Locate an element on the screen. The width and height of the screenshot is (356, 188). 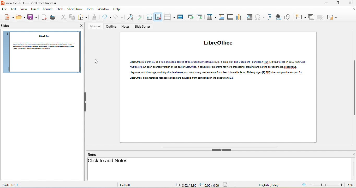
cursor is located at coordinates (97, 61).